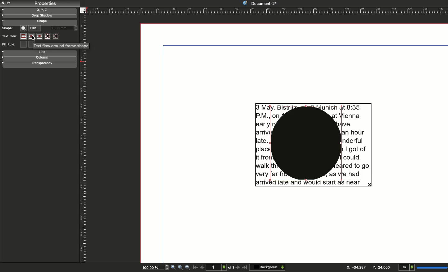  Describe the element at coordinates (10, 45) in the screenshot. I see `Fill rule` at that location.